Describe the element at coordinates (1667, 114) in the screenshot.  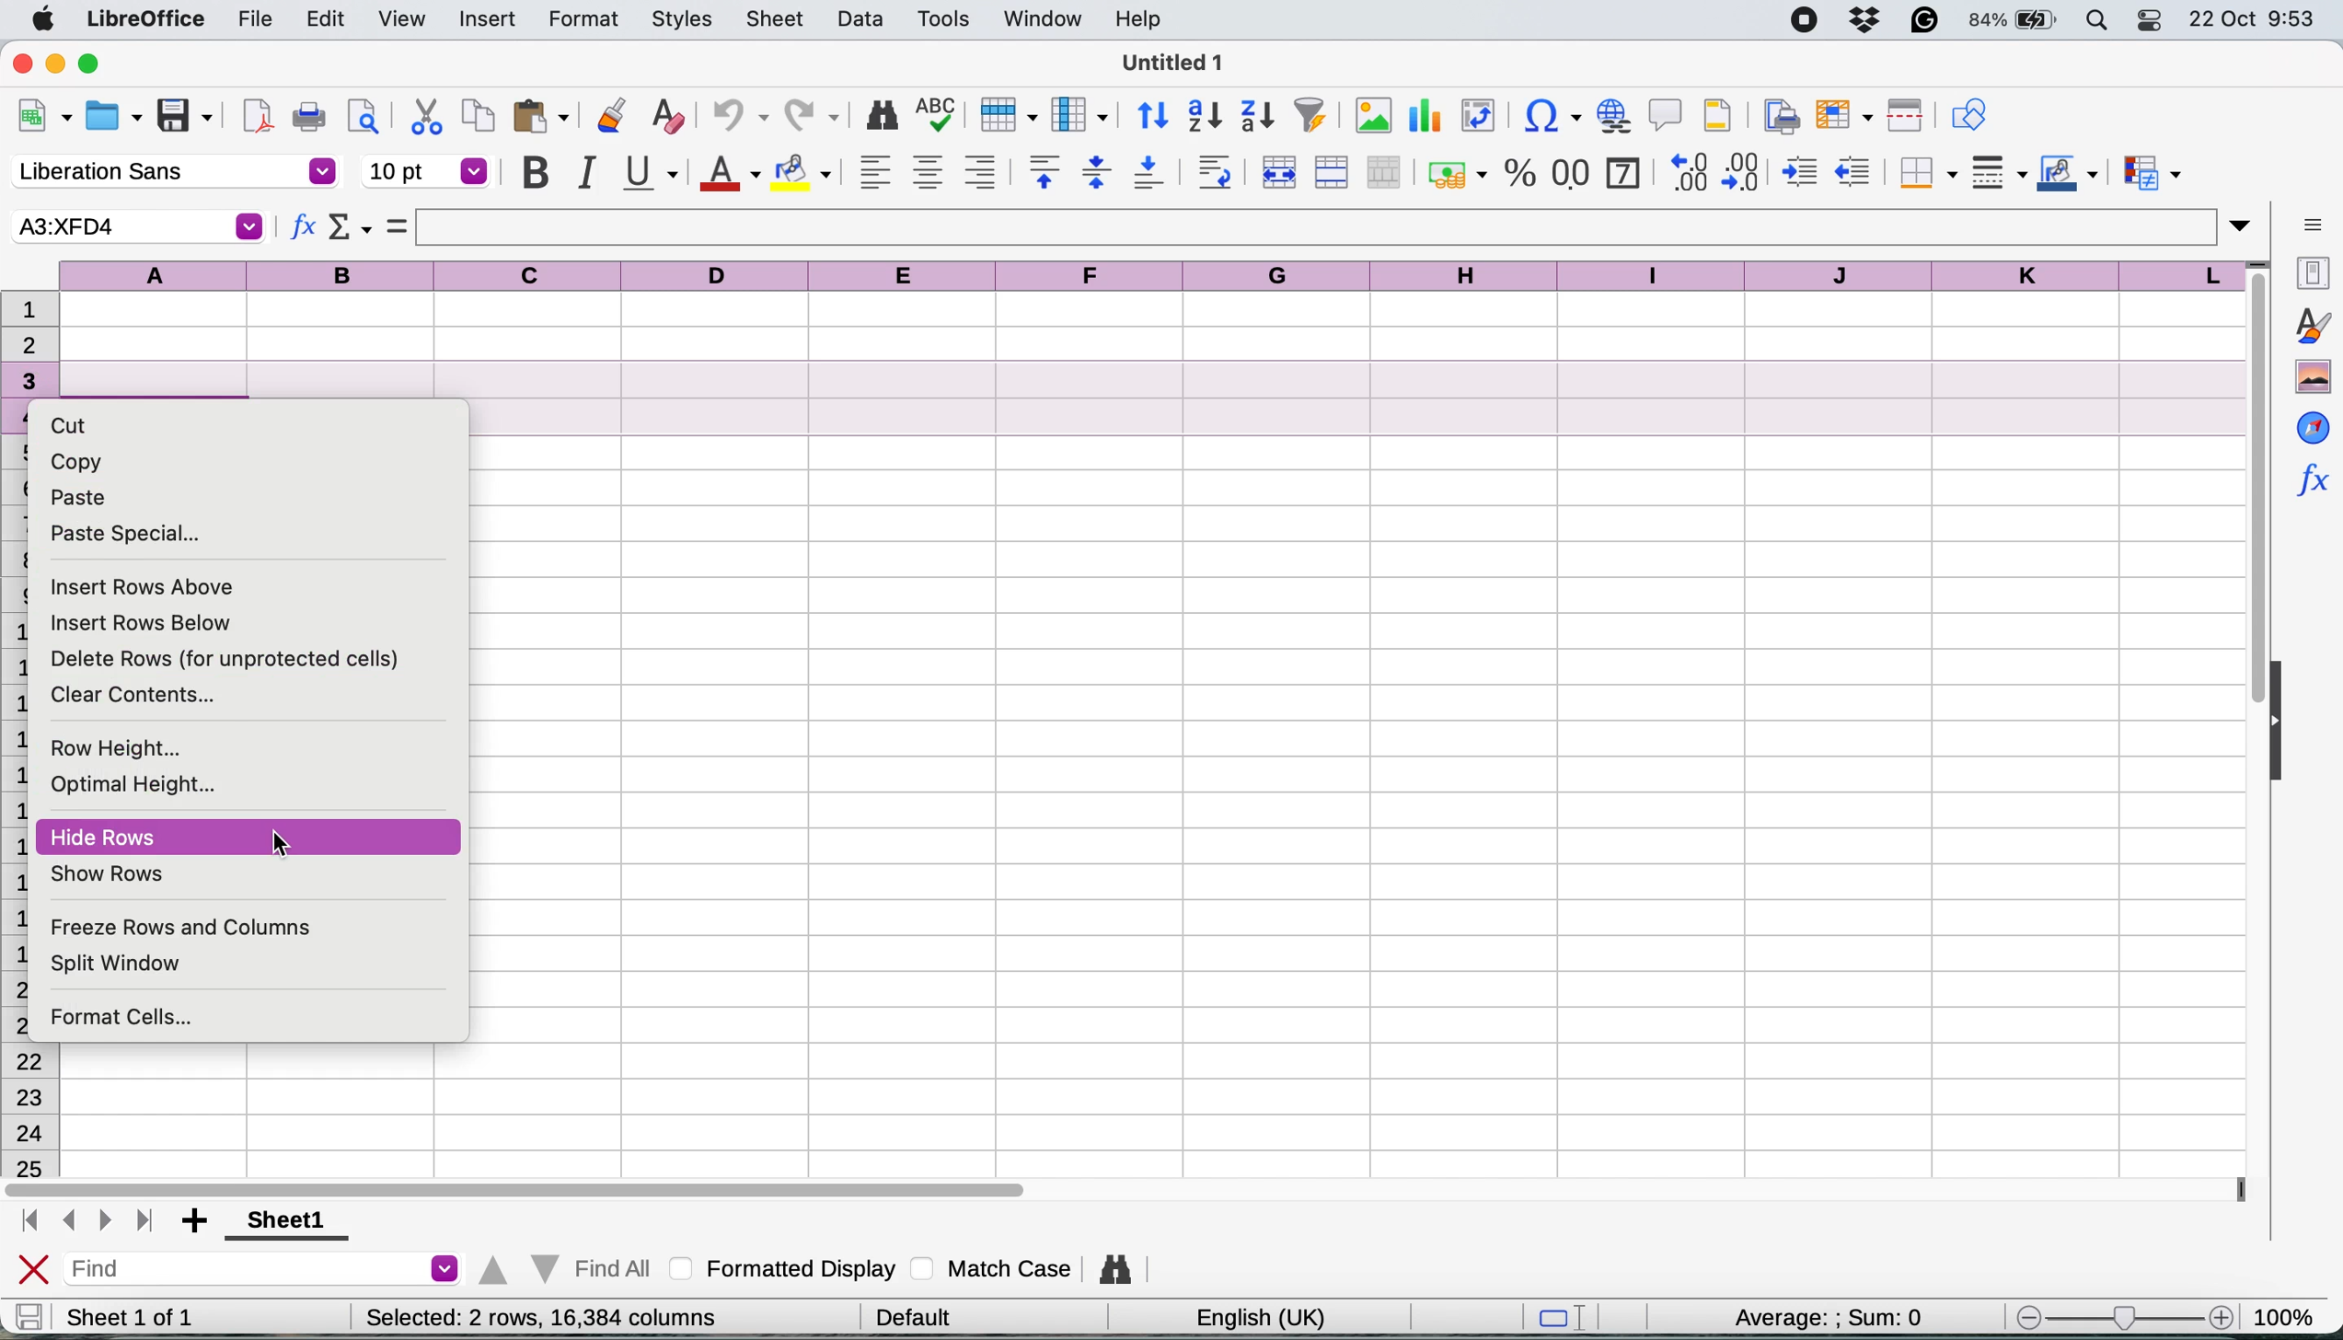
I see `insert comment` at that location.